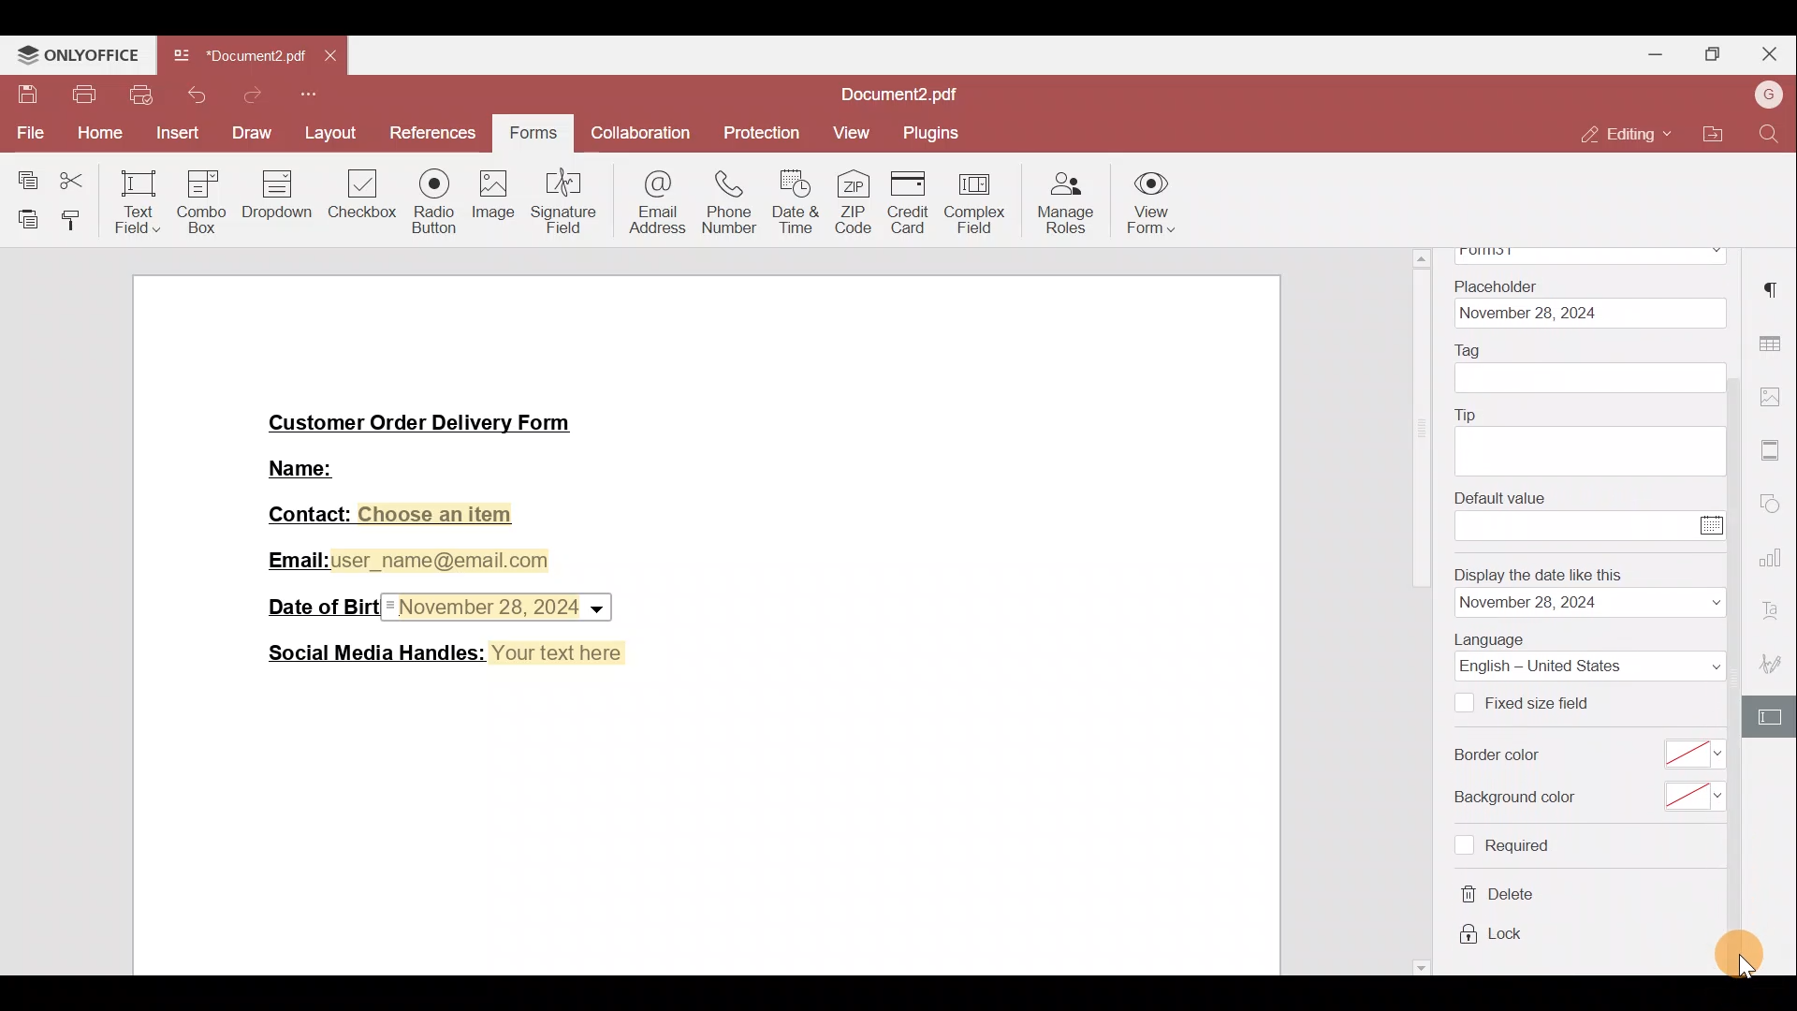 The image size is (1797, 1011). What do you see at coordinates (1494, 933) in the screenshot?
I see `lock` at bounding box center [1494, 933].